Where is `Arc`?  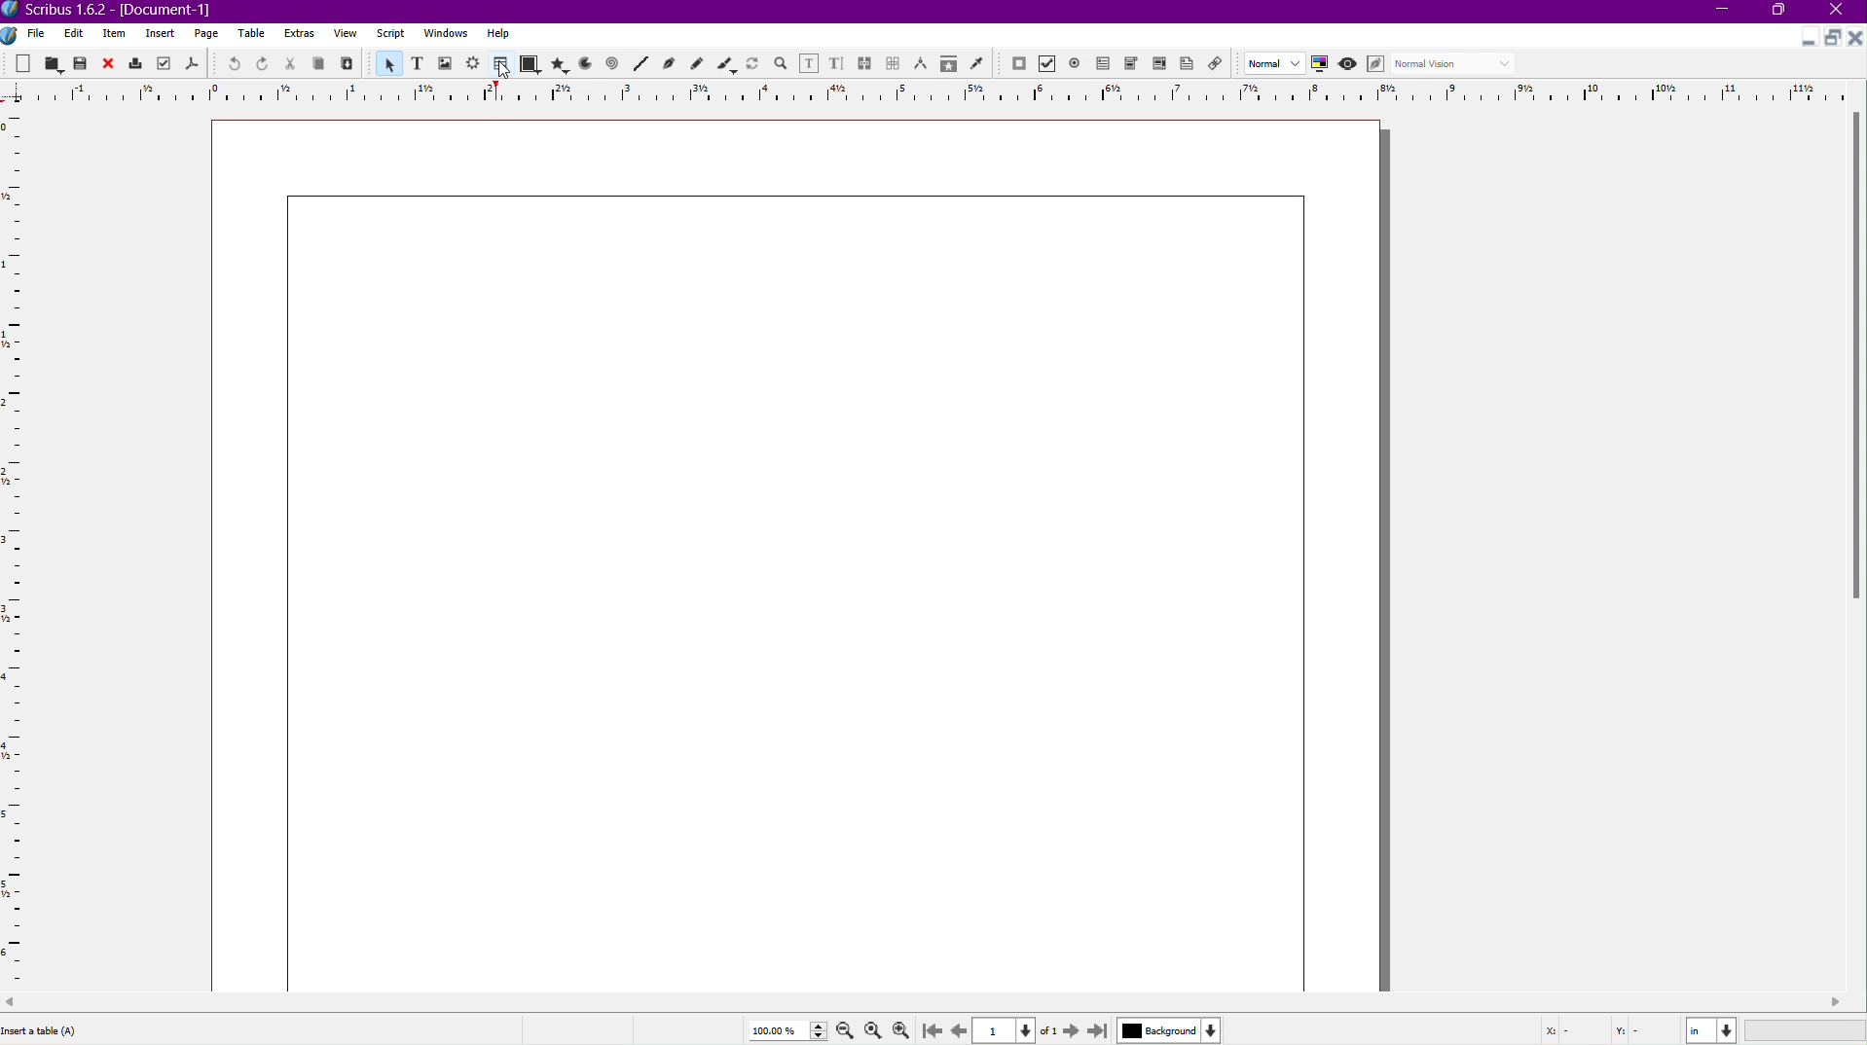
Arc is located at coordinates (585, 65).